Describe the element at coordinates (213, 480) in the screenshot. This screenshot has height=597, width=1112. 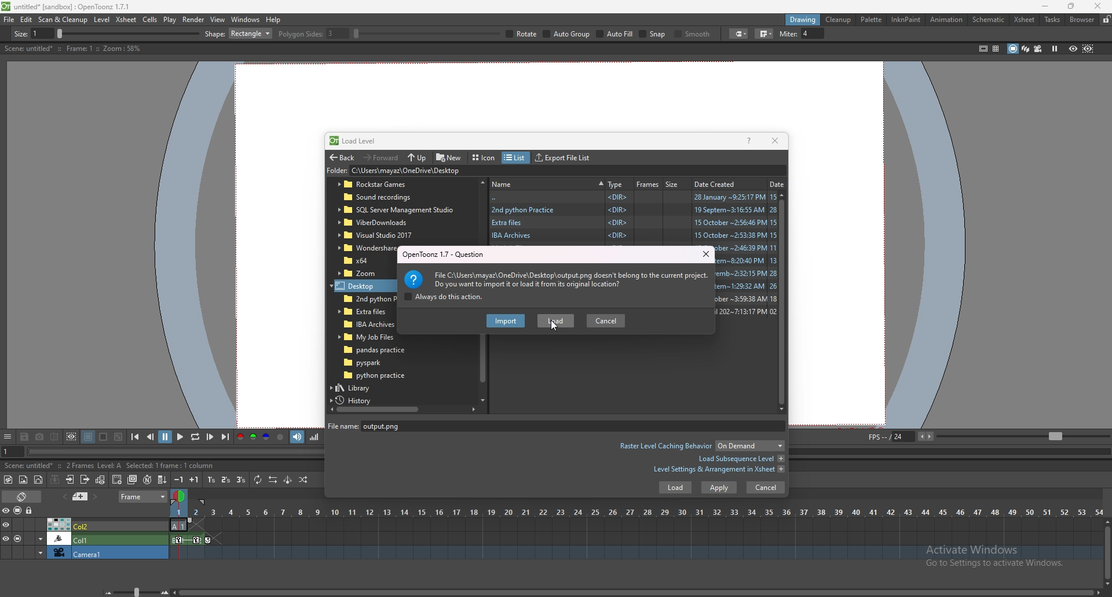
I see `reframe on 1s` at that location.